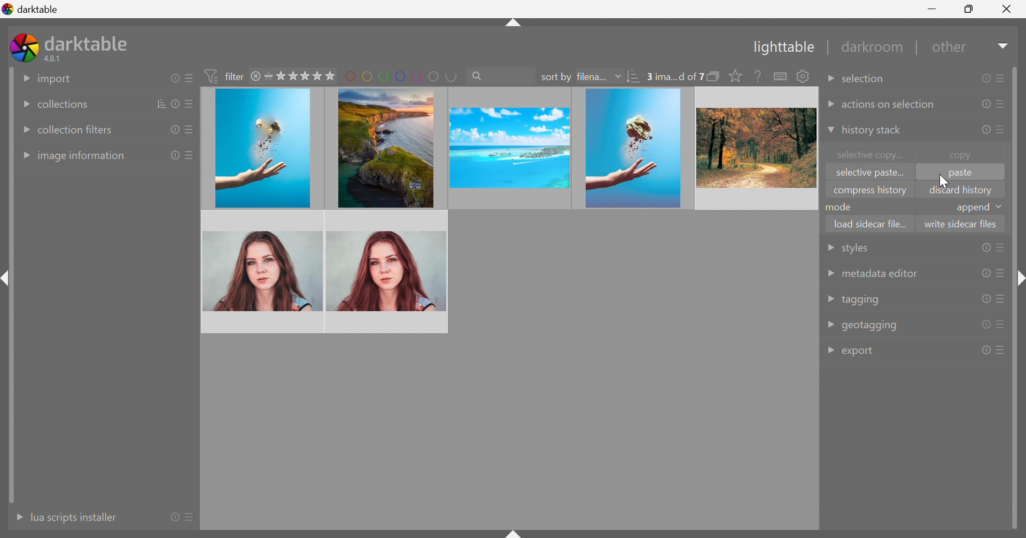  I want to click on reset, so click(174, 78).